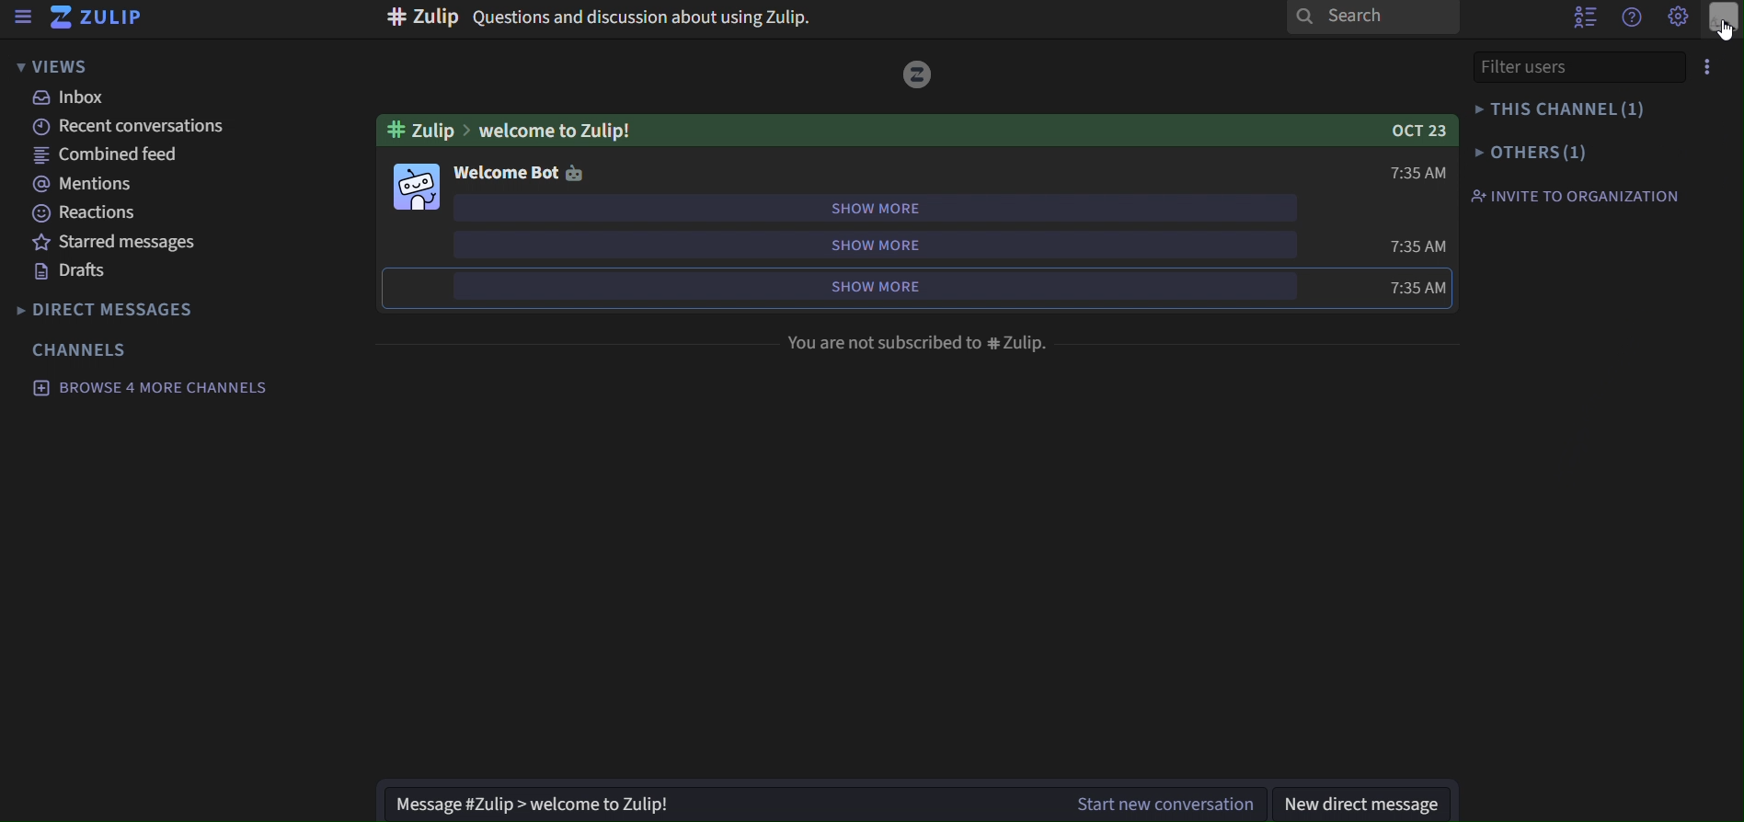 The height and width of the screenshot is (822, 1744). Describe the element at coordinates (1679, 17) in the screenshot. I see `Settings` at that location.